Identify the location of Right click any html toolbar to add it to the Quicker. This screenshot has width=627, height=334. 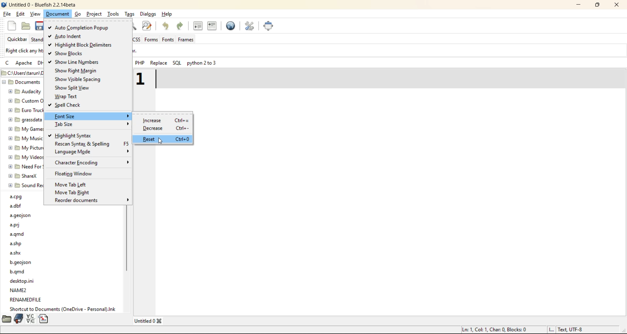
(23, 50).